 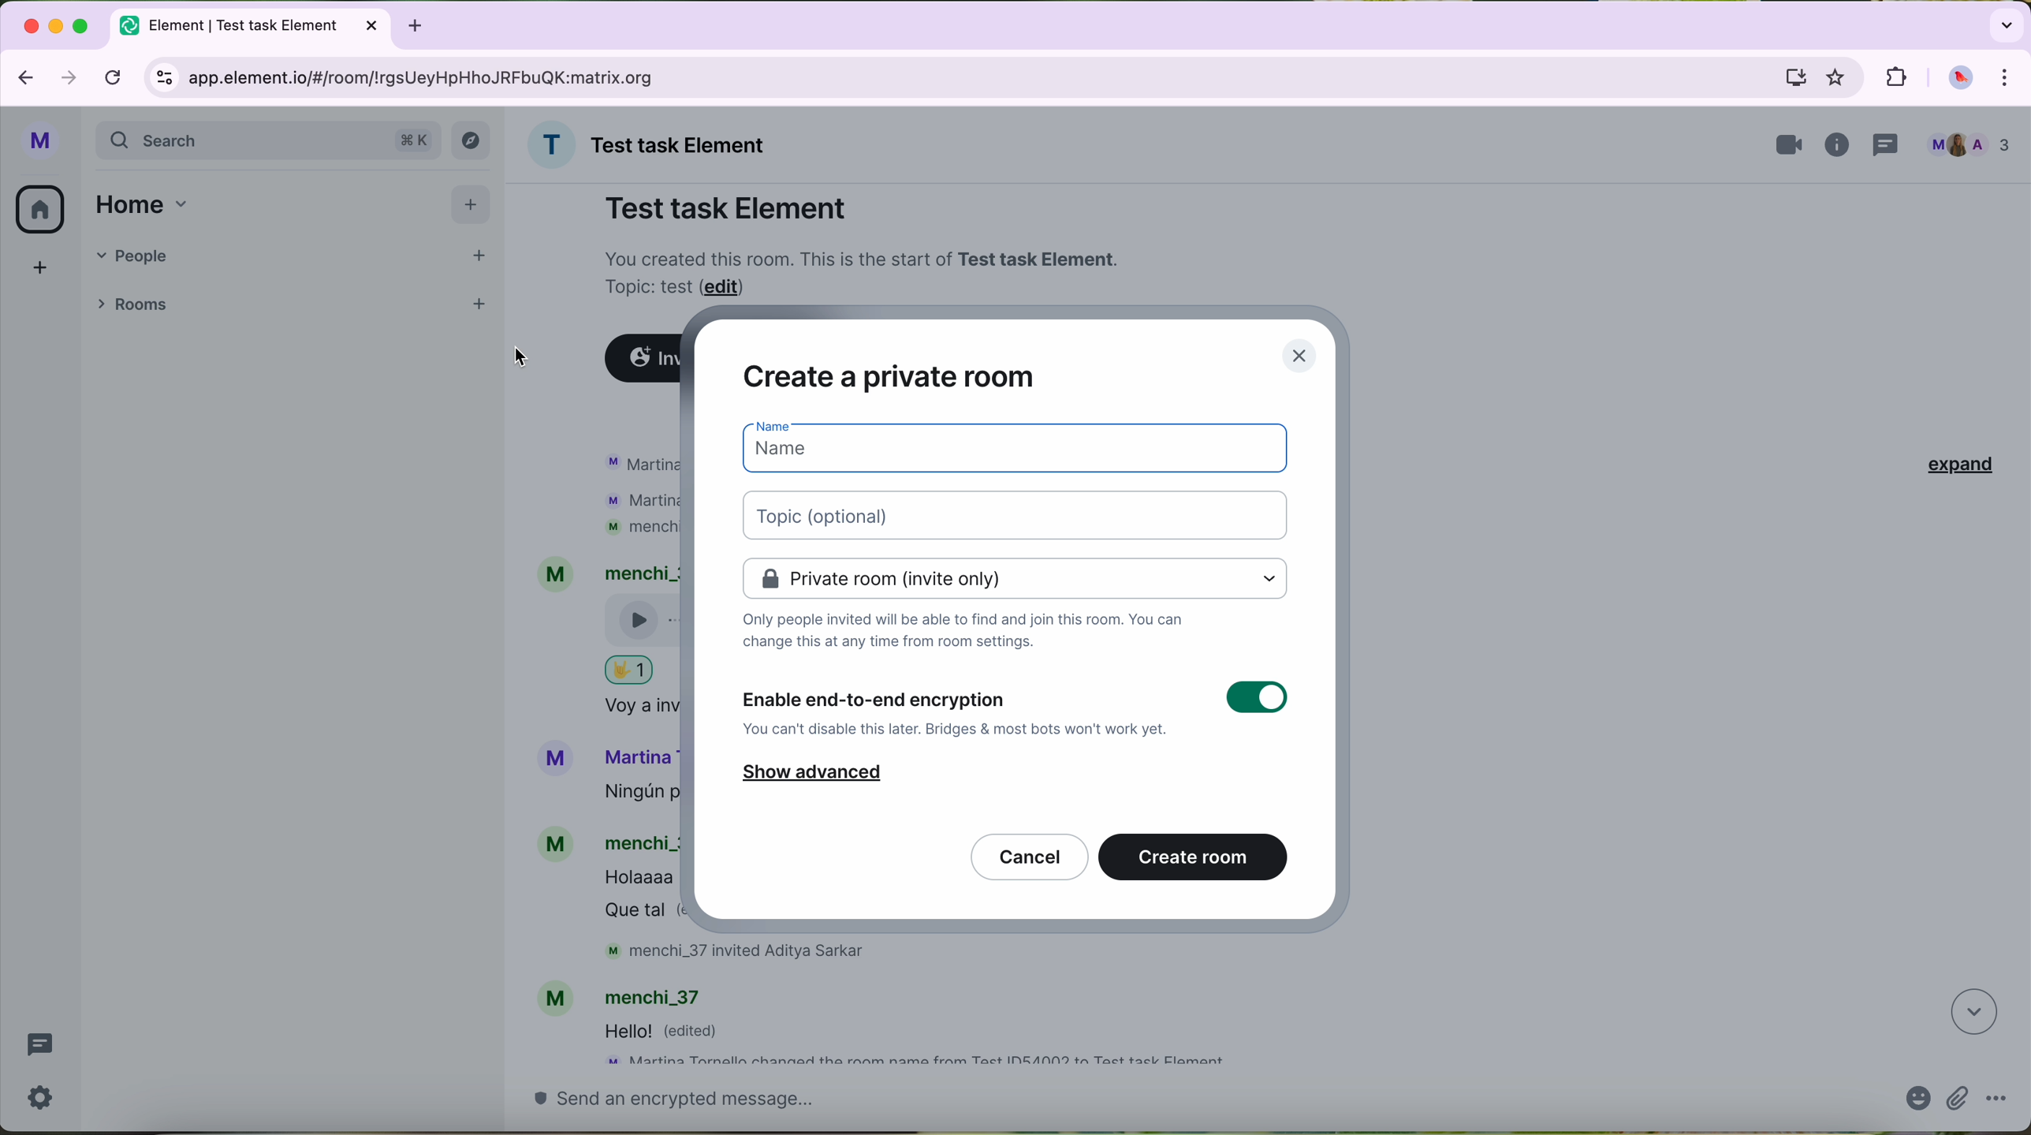 What do you see at coordinates (30, 26) in the screenshot?
I see `close Google Chrome` at bounding box center [30, 26].